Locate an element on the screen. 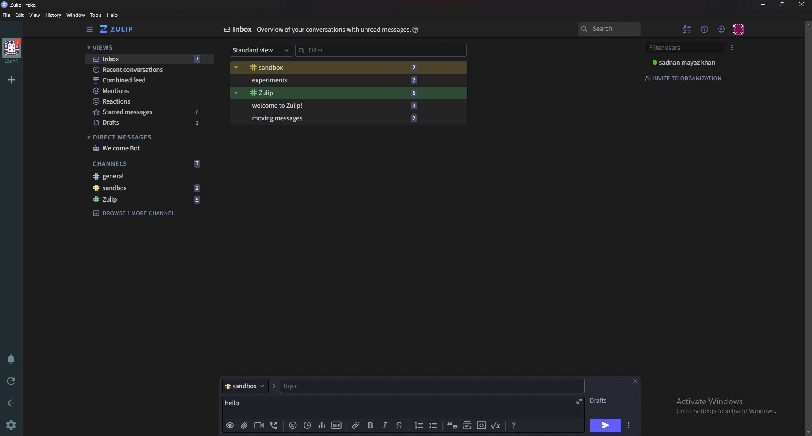 This screenshot has height=436, width=812. search is located at coordinates (608, 28).